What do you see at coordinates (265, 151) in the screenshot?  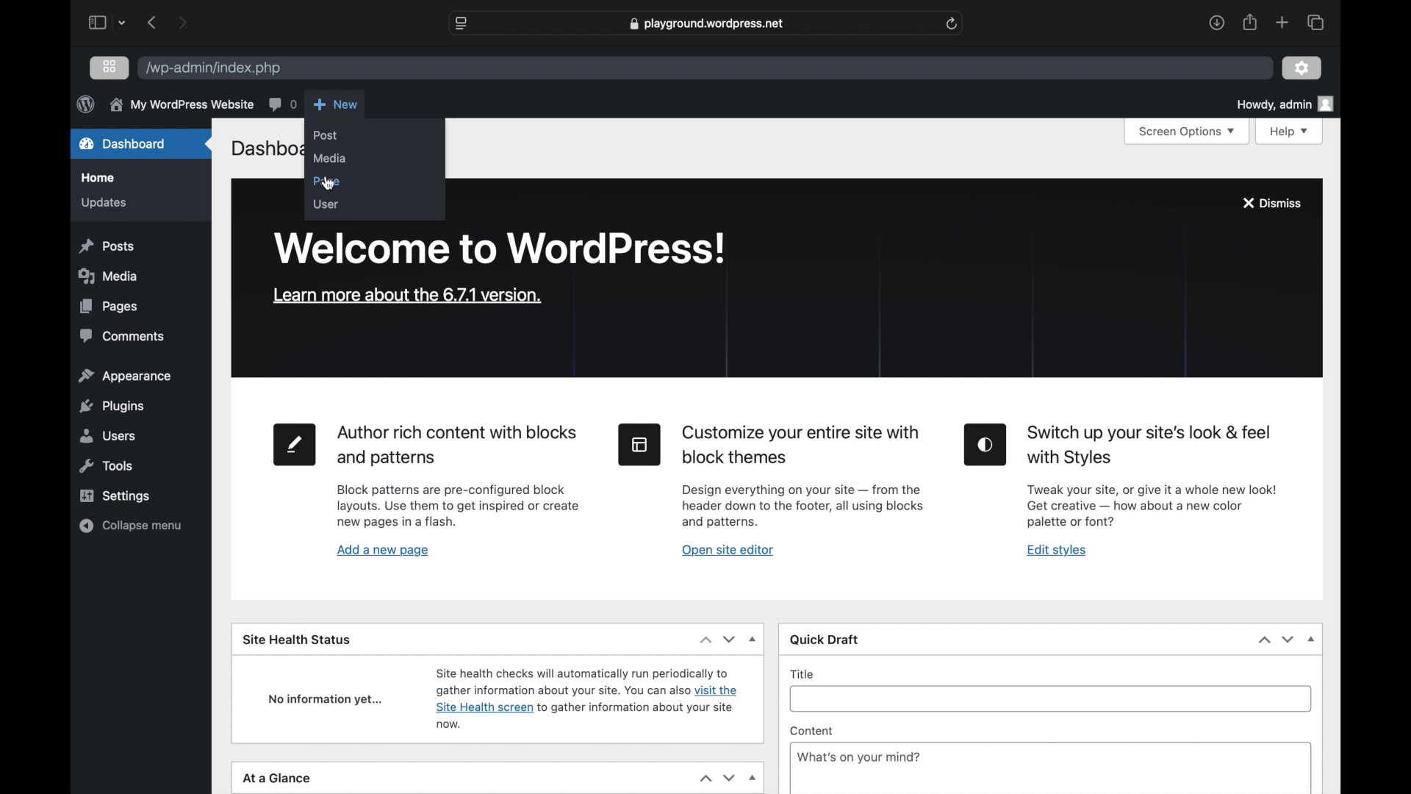 I see `dashboard` at bounding box center [265, 151].